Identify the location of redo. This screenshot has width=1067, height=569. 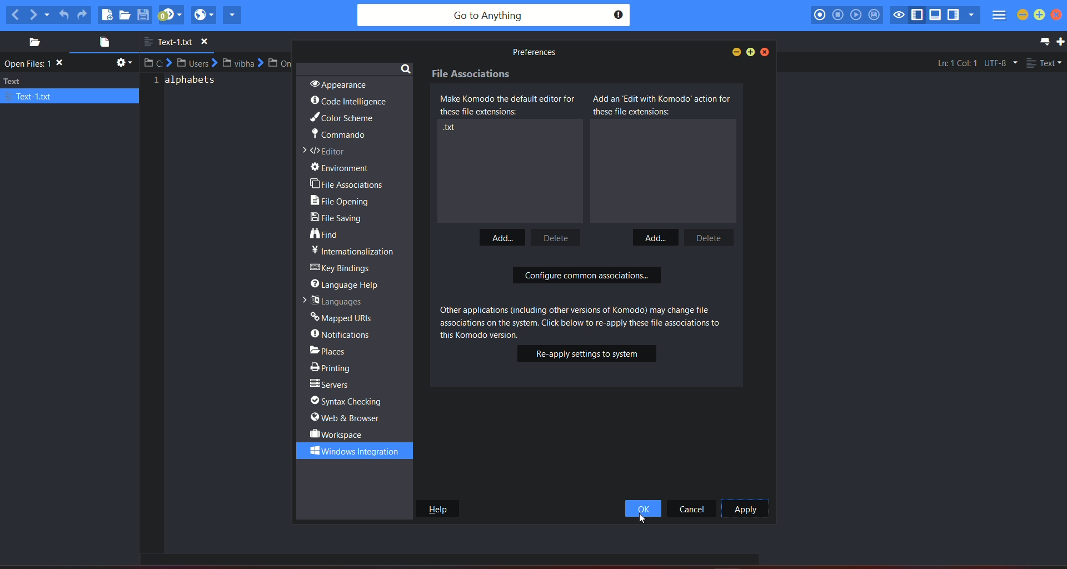
(83, 14).